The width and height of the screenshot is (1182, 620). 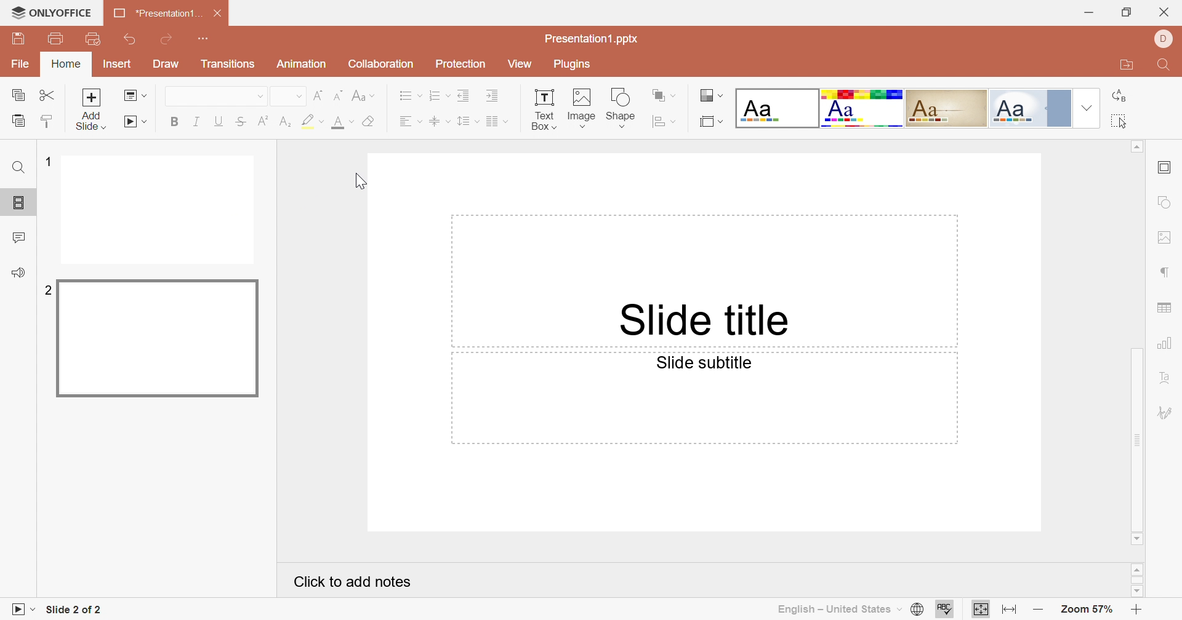 What do you see at coordinates (1165, 344) in the screenshot?
I see `chart settings` at bounding box center [1165, 344].